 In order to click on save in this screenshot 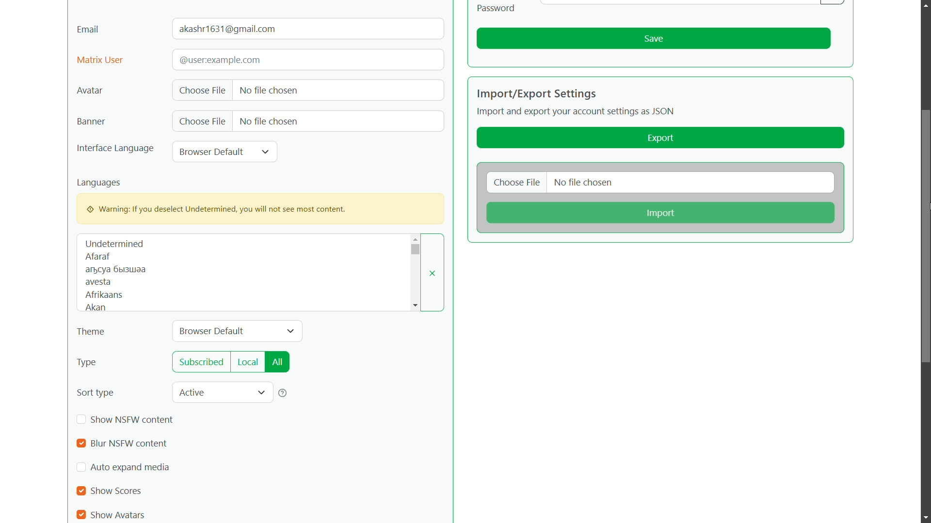, I will do `click(654, 39)`.